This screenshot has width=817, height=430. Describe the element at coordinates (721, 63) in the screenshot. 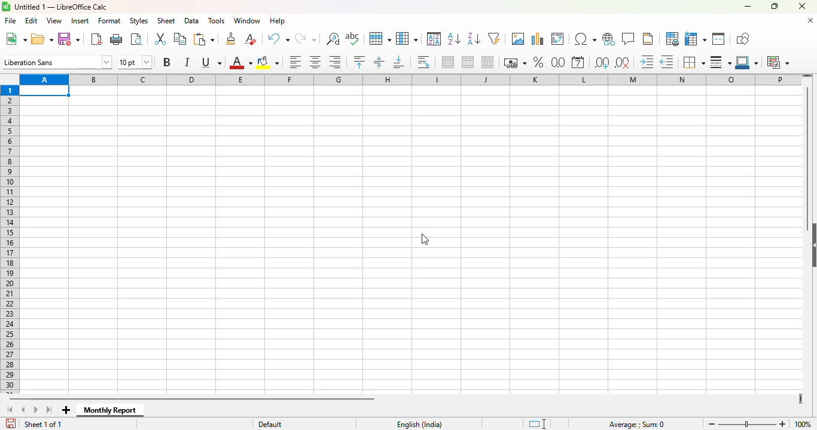

I see `border style` at that location.